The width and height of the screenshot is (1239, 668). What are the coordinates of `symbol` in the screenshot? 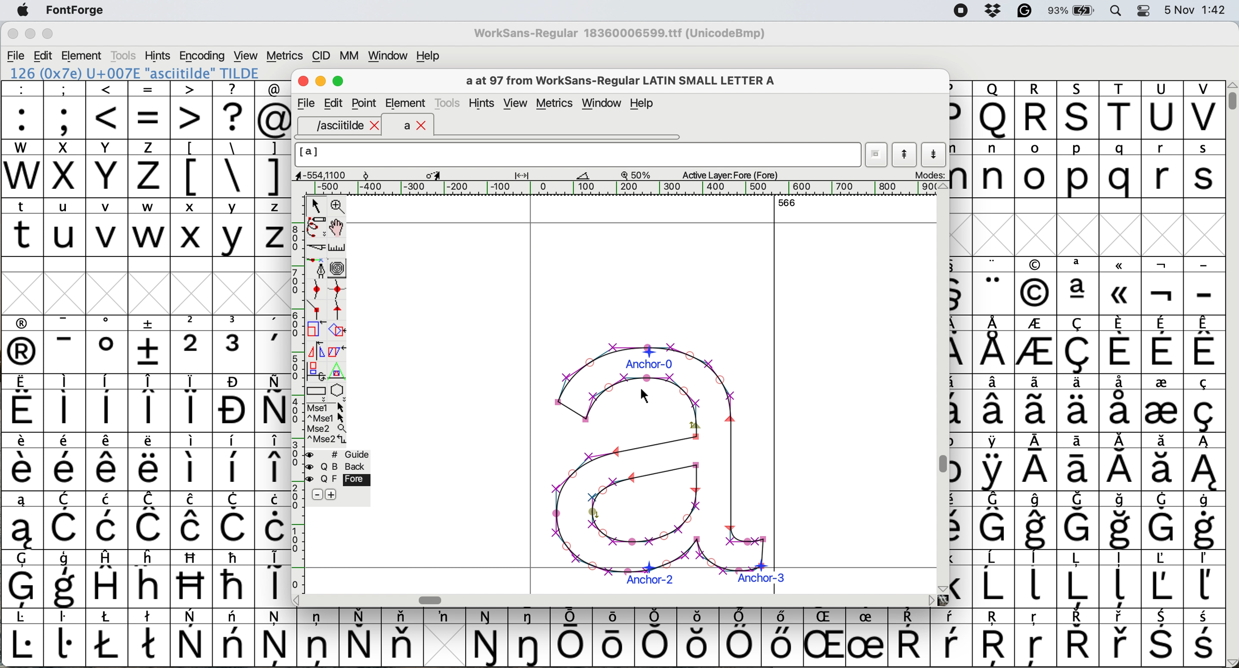 It's located at (1080, 345).